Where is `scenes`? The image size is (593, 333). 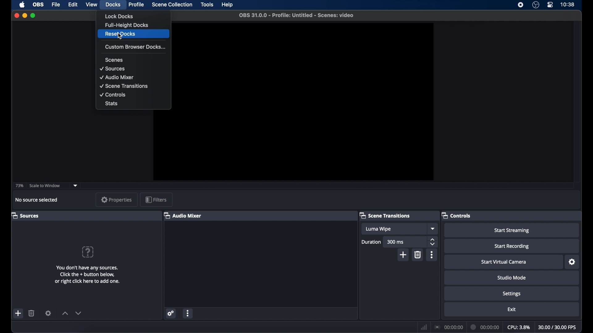
scenes is located at coordinates (114, 60).